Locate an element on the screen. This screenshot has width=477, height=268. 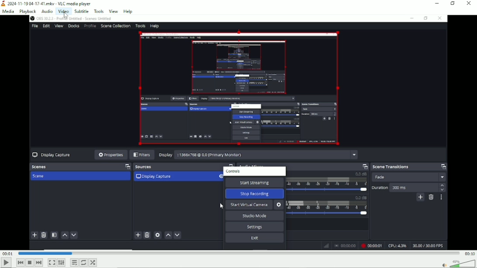
restore down is located at coordinates (453, 3).